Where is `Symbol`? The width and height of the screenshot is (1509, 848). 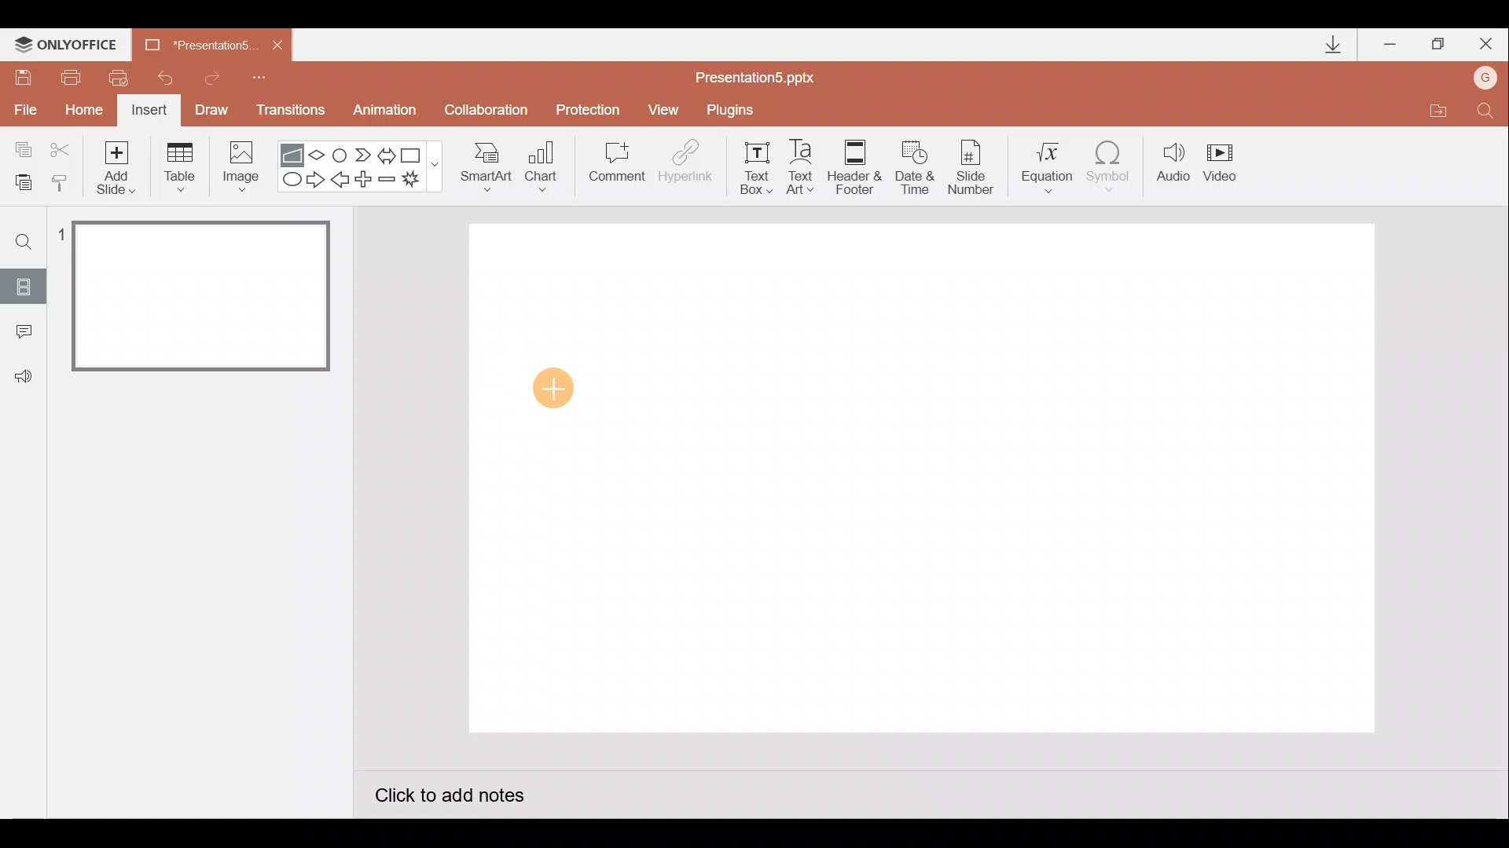 Symbol is located at coordinates (1114, 166).